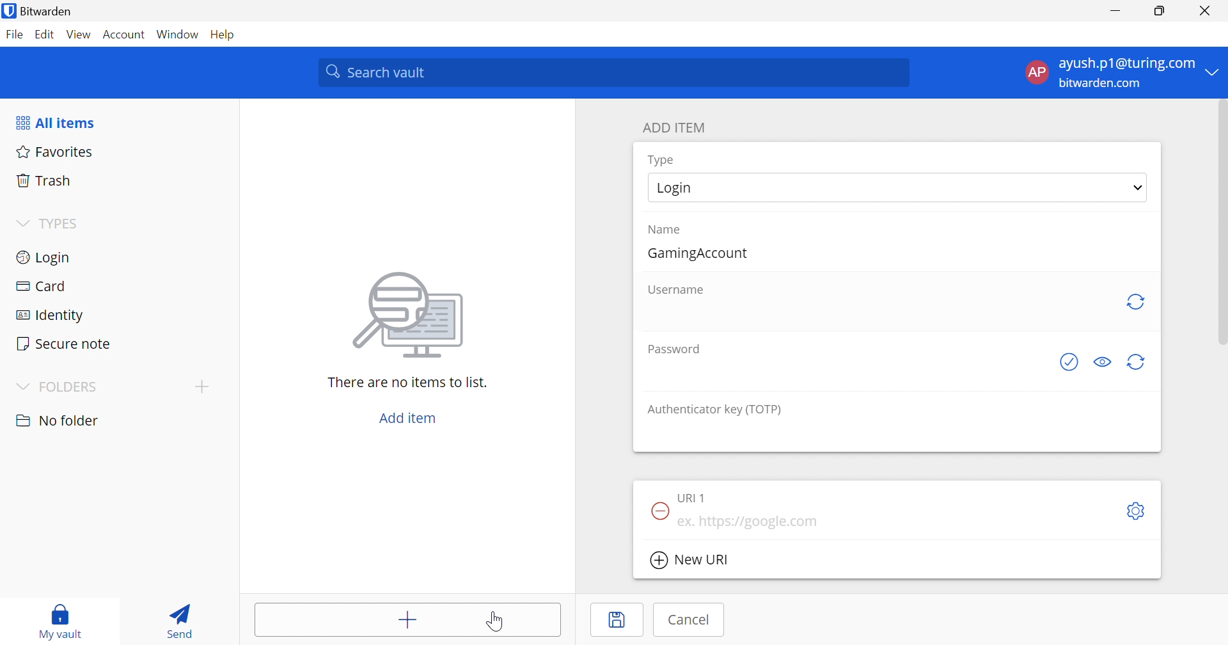  Describe the element at coordinates (54, 123) in the screenshot. I see `All items` at that location.